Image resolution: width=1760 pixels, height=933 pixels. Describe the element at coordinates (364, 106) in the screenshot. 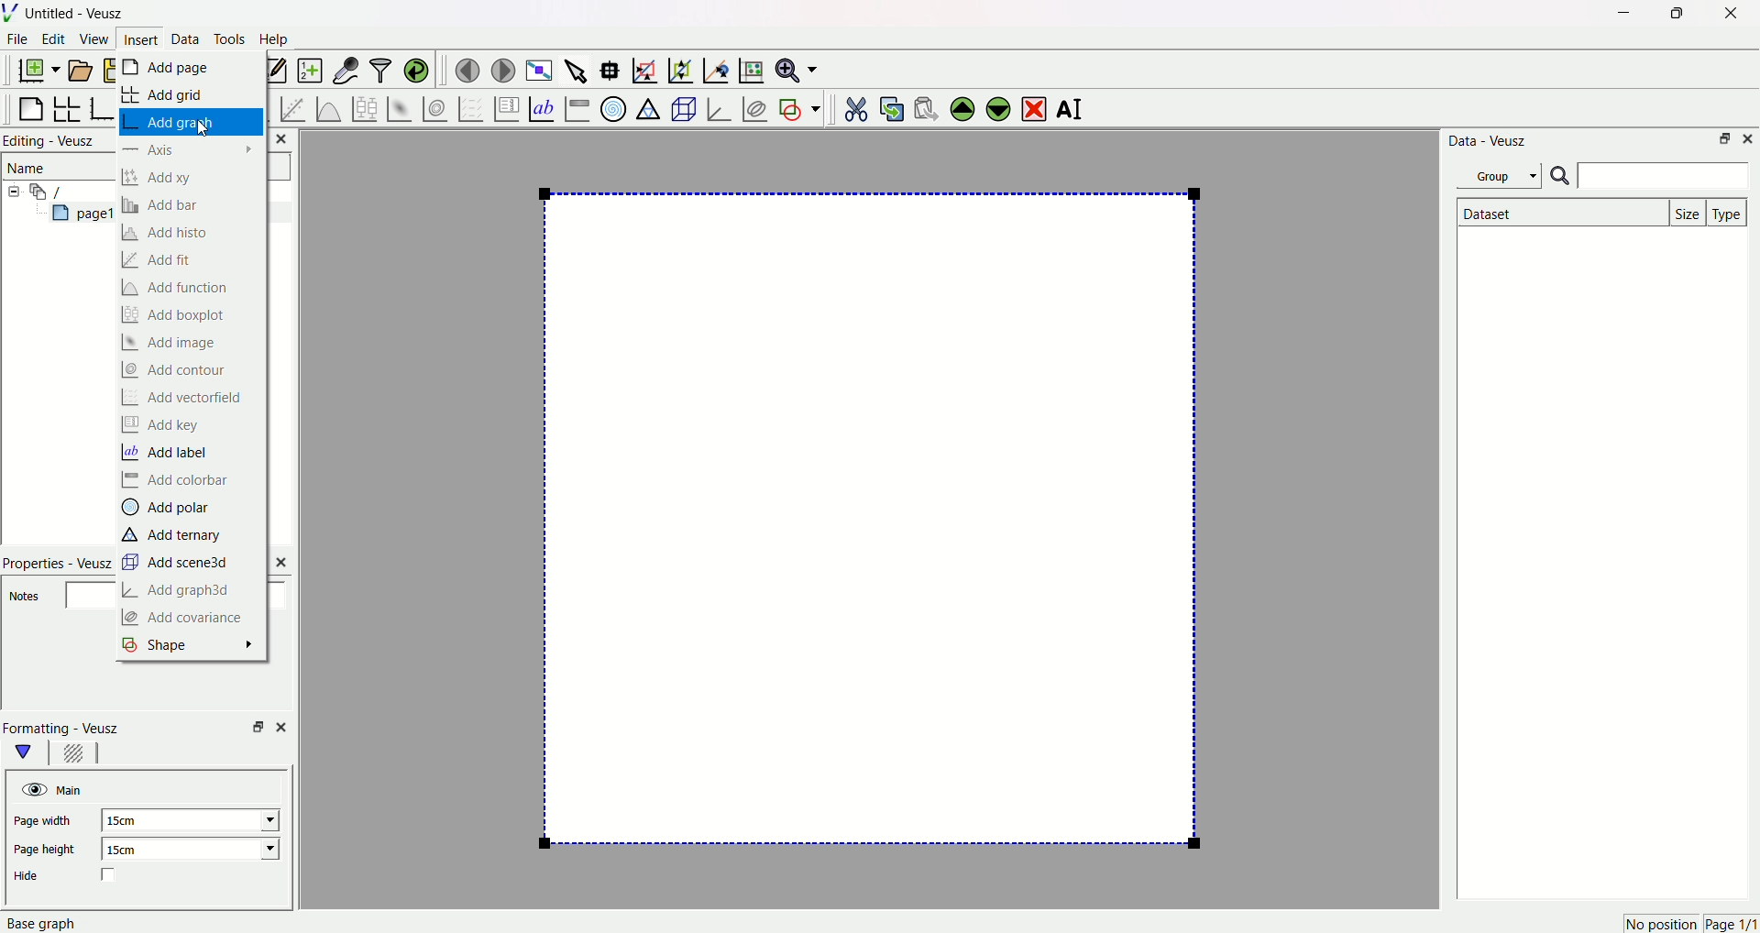

I see `plot box plots` at that location.